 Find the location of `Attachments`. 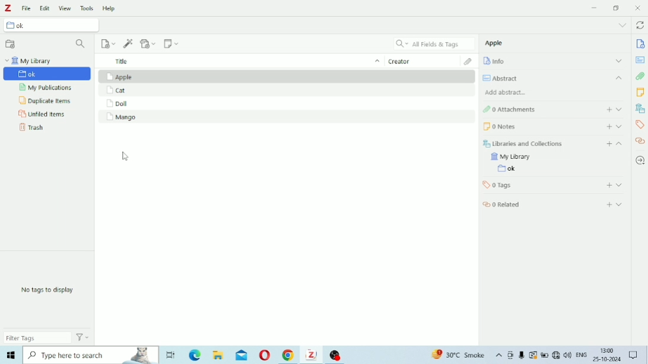

Attachments is located at coordinates (640, 76).